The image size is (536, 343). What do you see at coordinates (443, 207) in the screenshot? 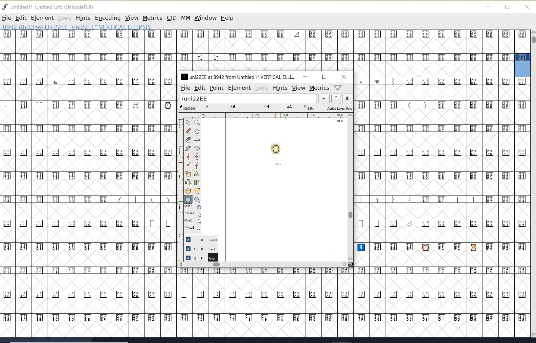
I see `GLYPHY CHARACTERS & NUMBERS` at bounding box center [443, 207].